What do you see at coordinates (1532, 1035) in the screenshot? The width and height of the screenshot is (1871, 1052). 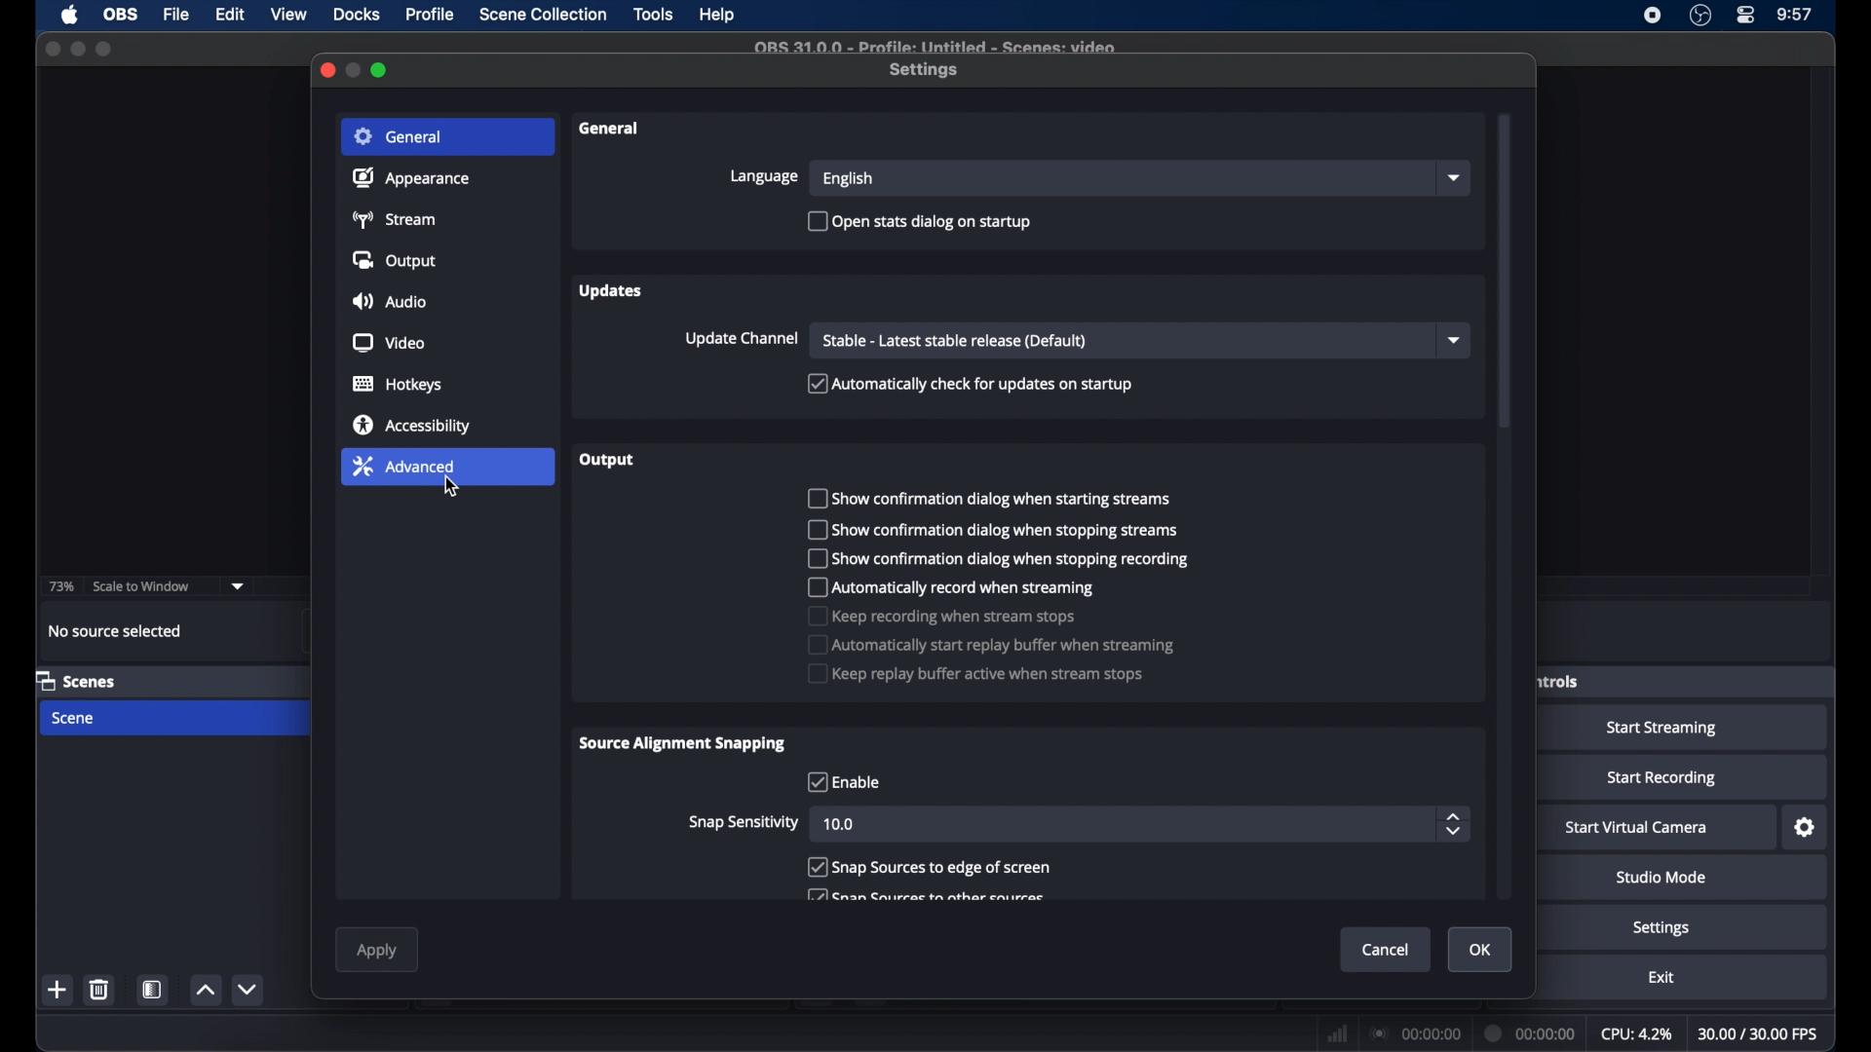 I see `duration` at bounding box center [1532, 1035].